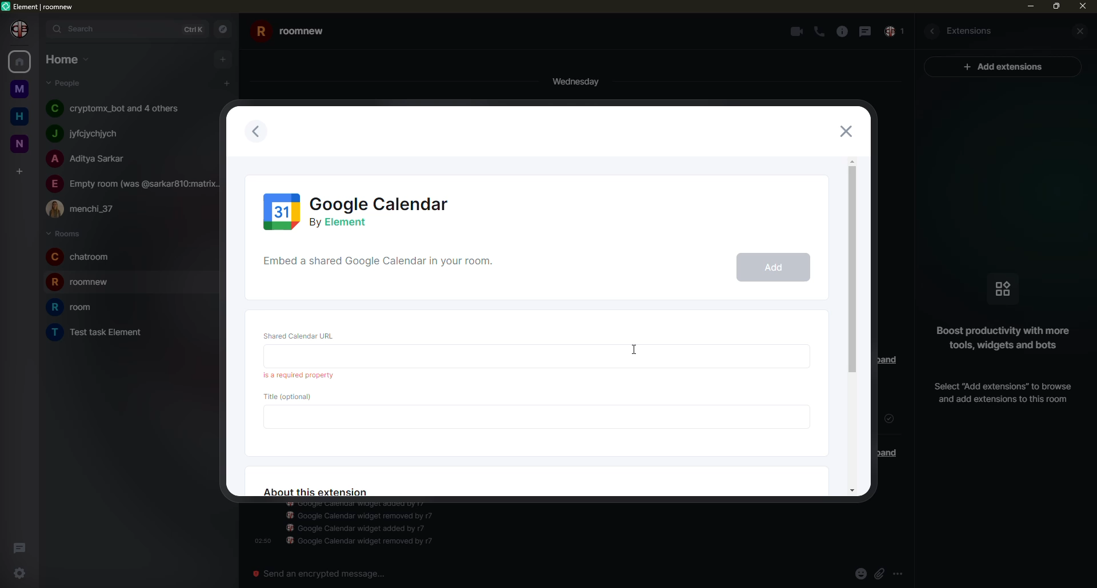  Describe the element at coordinates (99, 332) in the screenshot. I see `room` at that location.